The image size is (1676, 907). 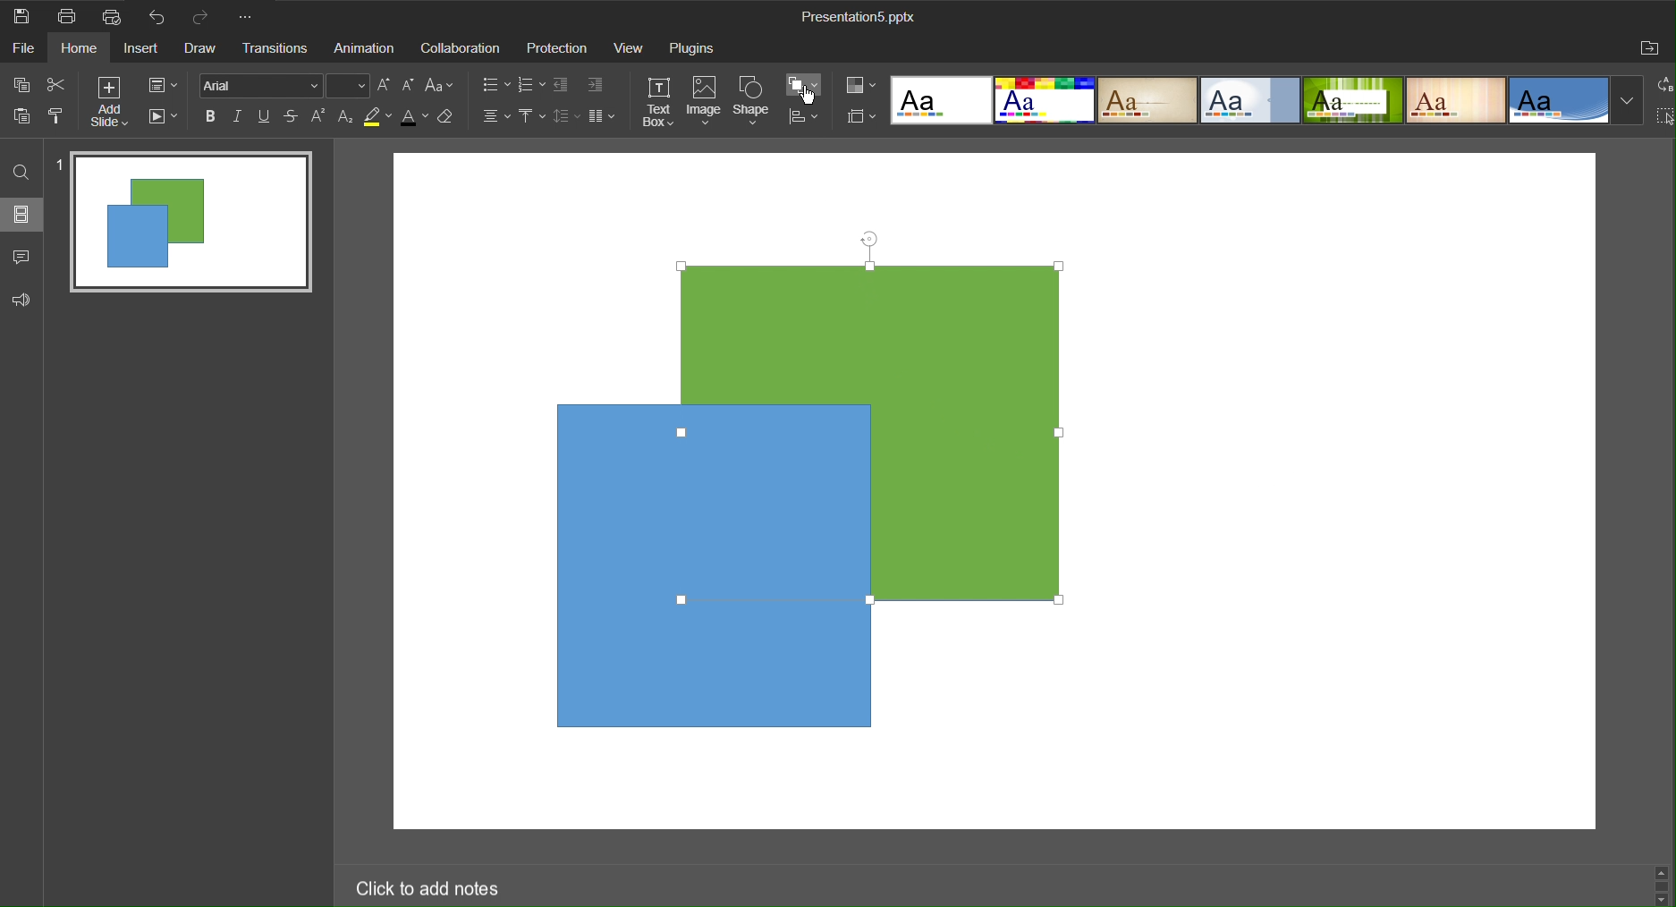 I want to click on Bold, so click(x=209, y=117).